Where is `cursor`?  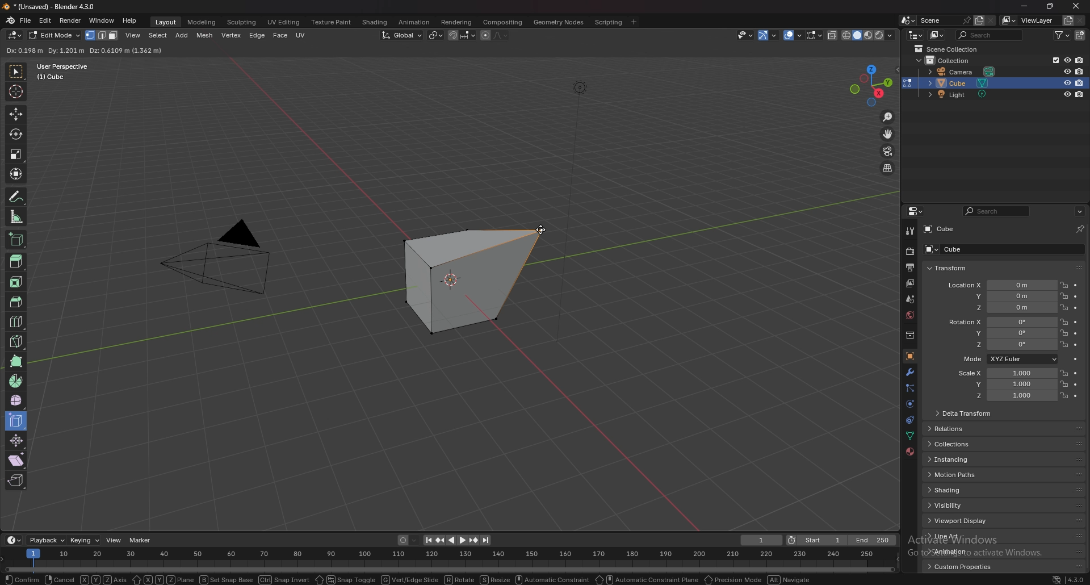
cursor is located at coordinates (542, 228).